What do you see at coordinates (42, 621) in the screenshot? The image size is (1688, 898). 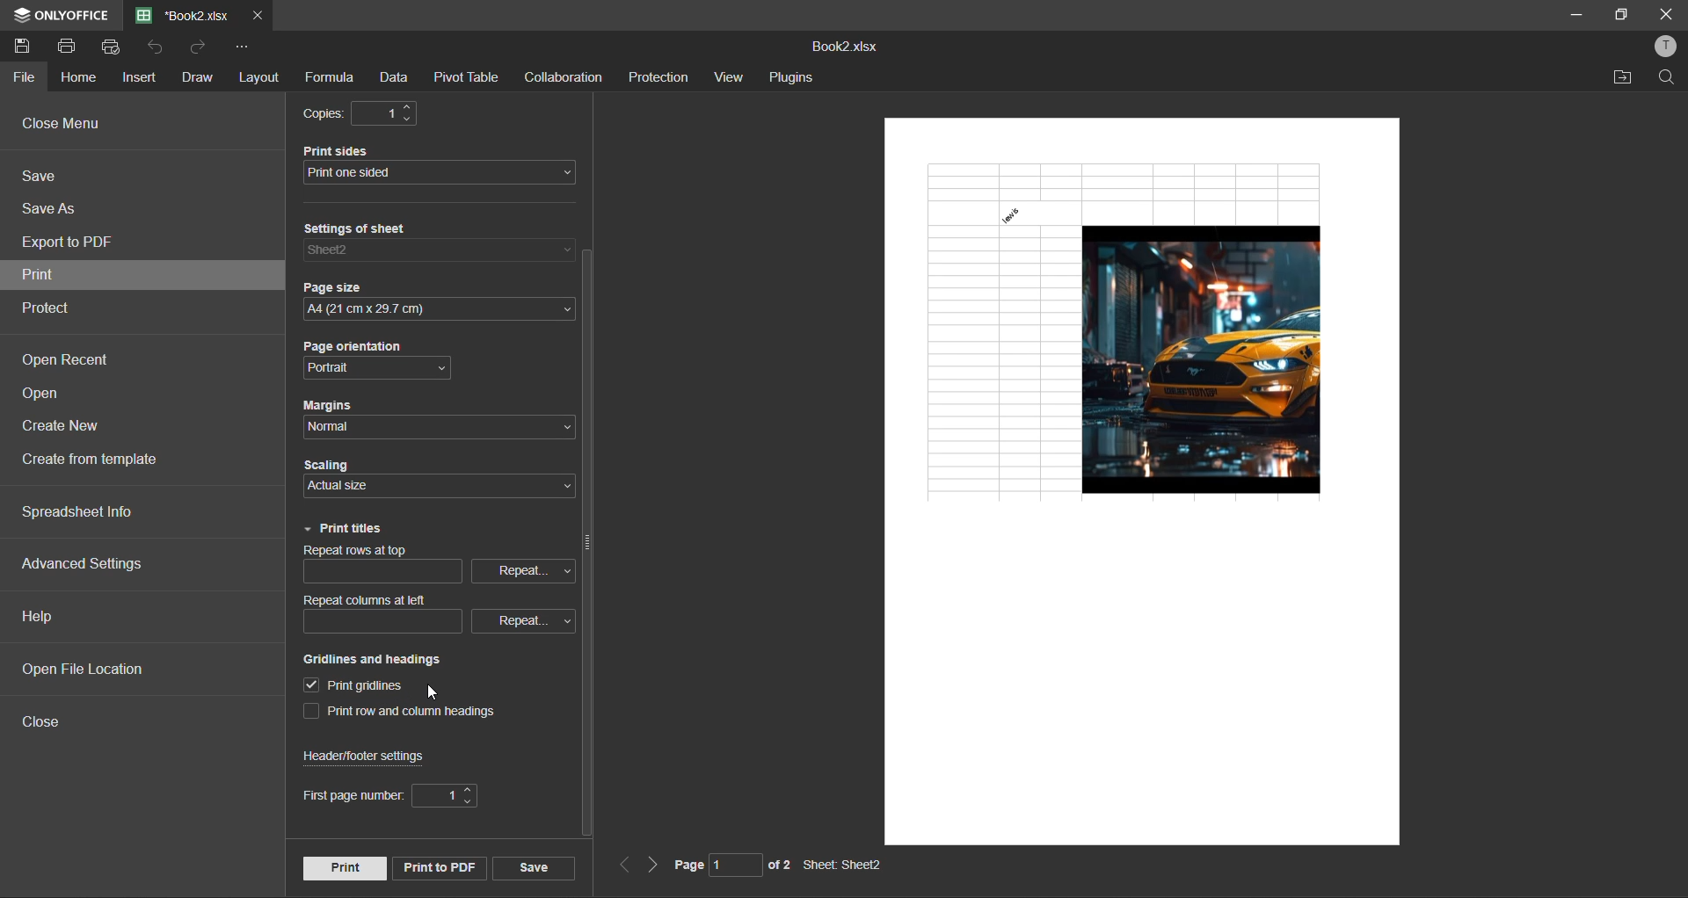 I see `help` at bounding box center [42, 621].